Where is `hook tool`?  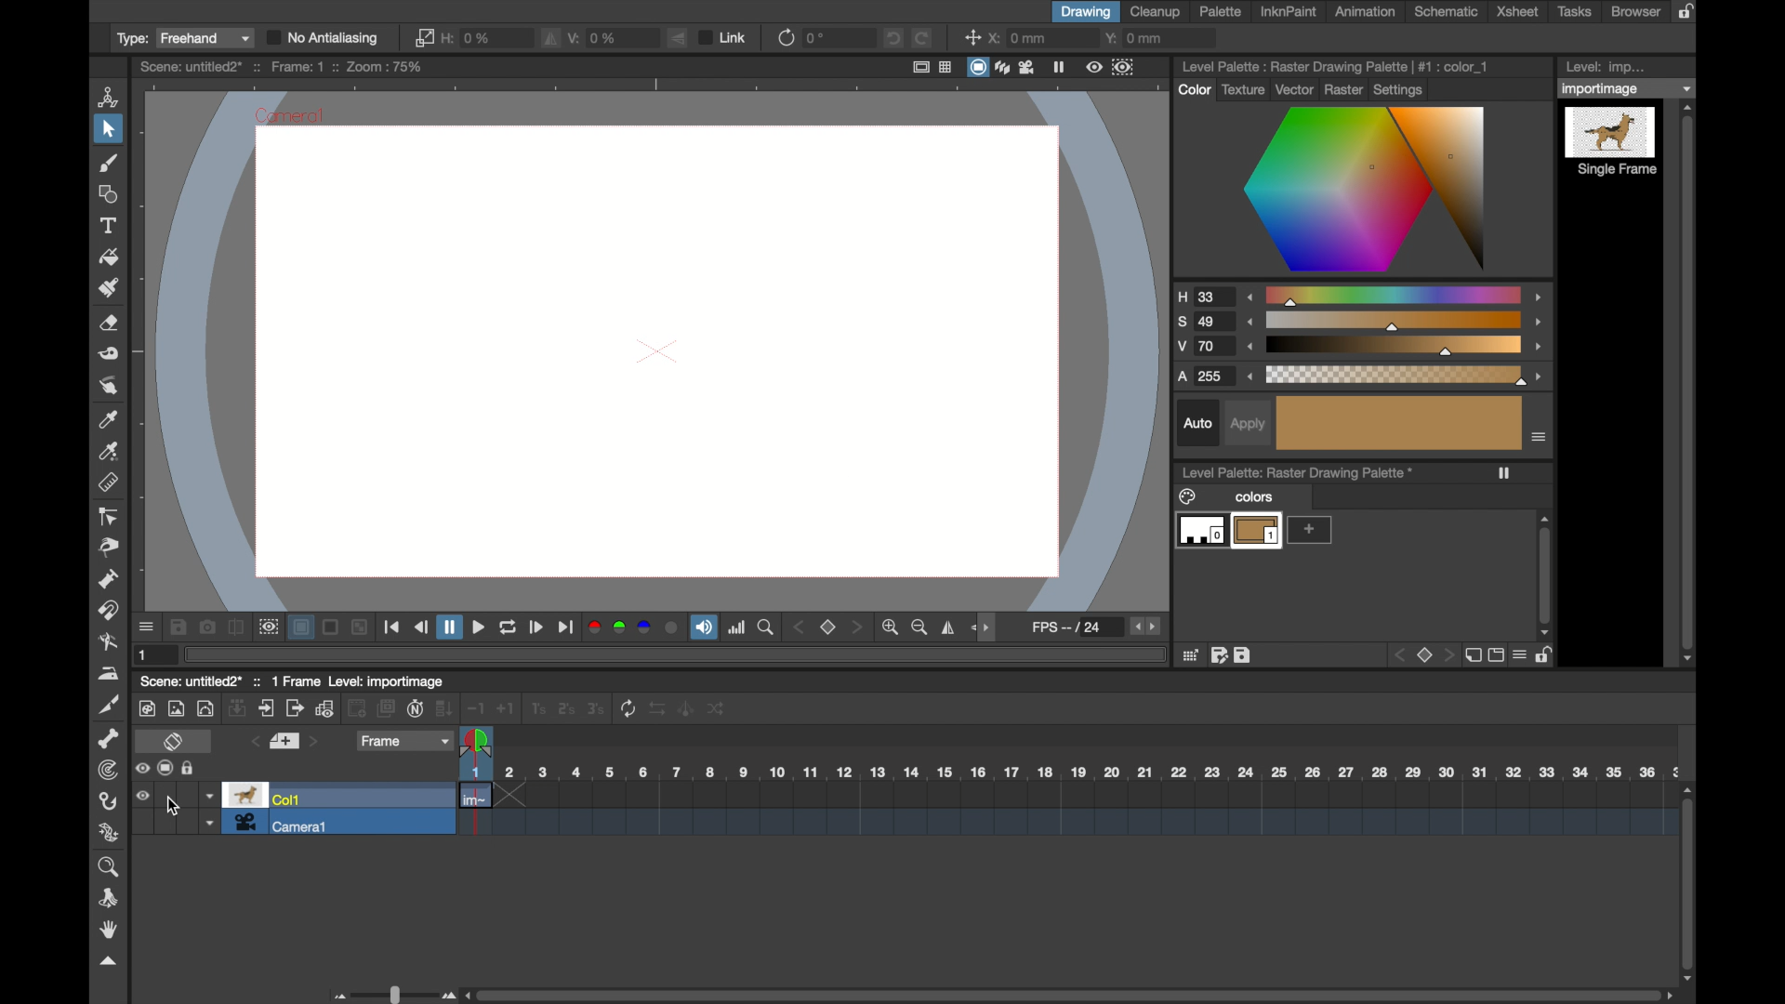 hook tool is located at coordinates (107, 801).